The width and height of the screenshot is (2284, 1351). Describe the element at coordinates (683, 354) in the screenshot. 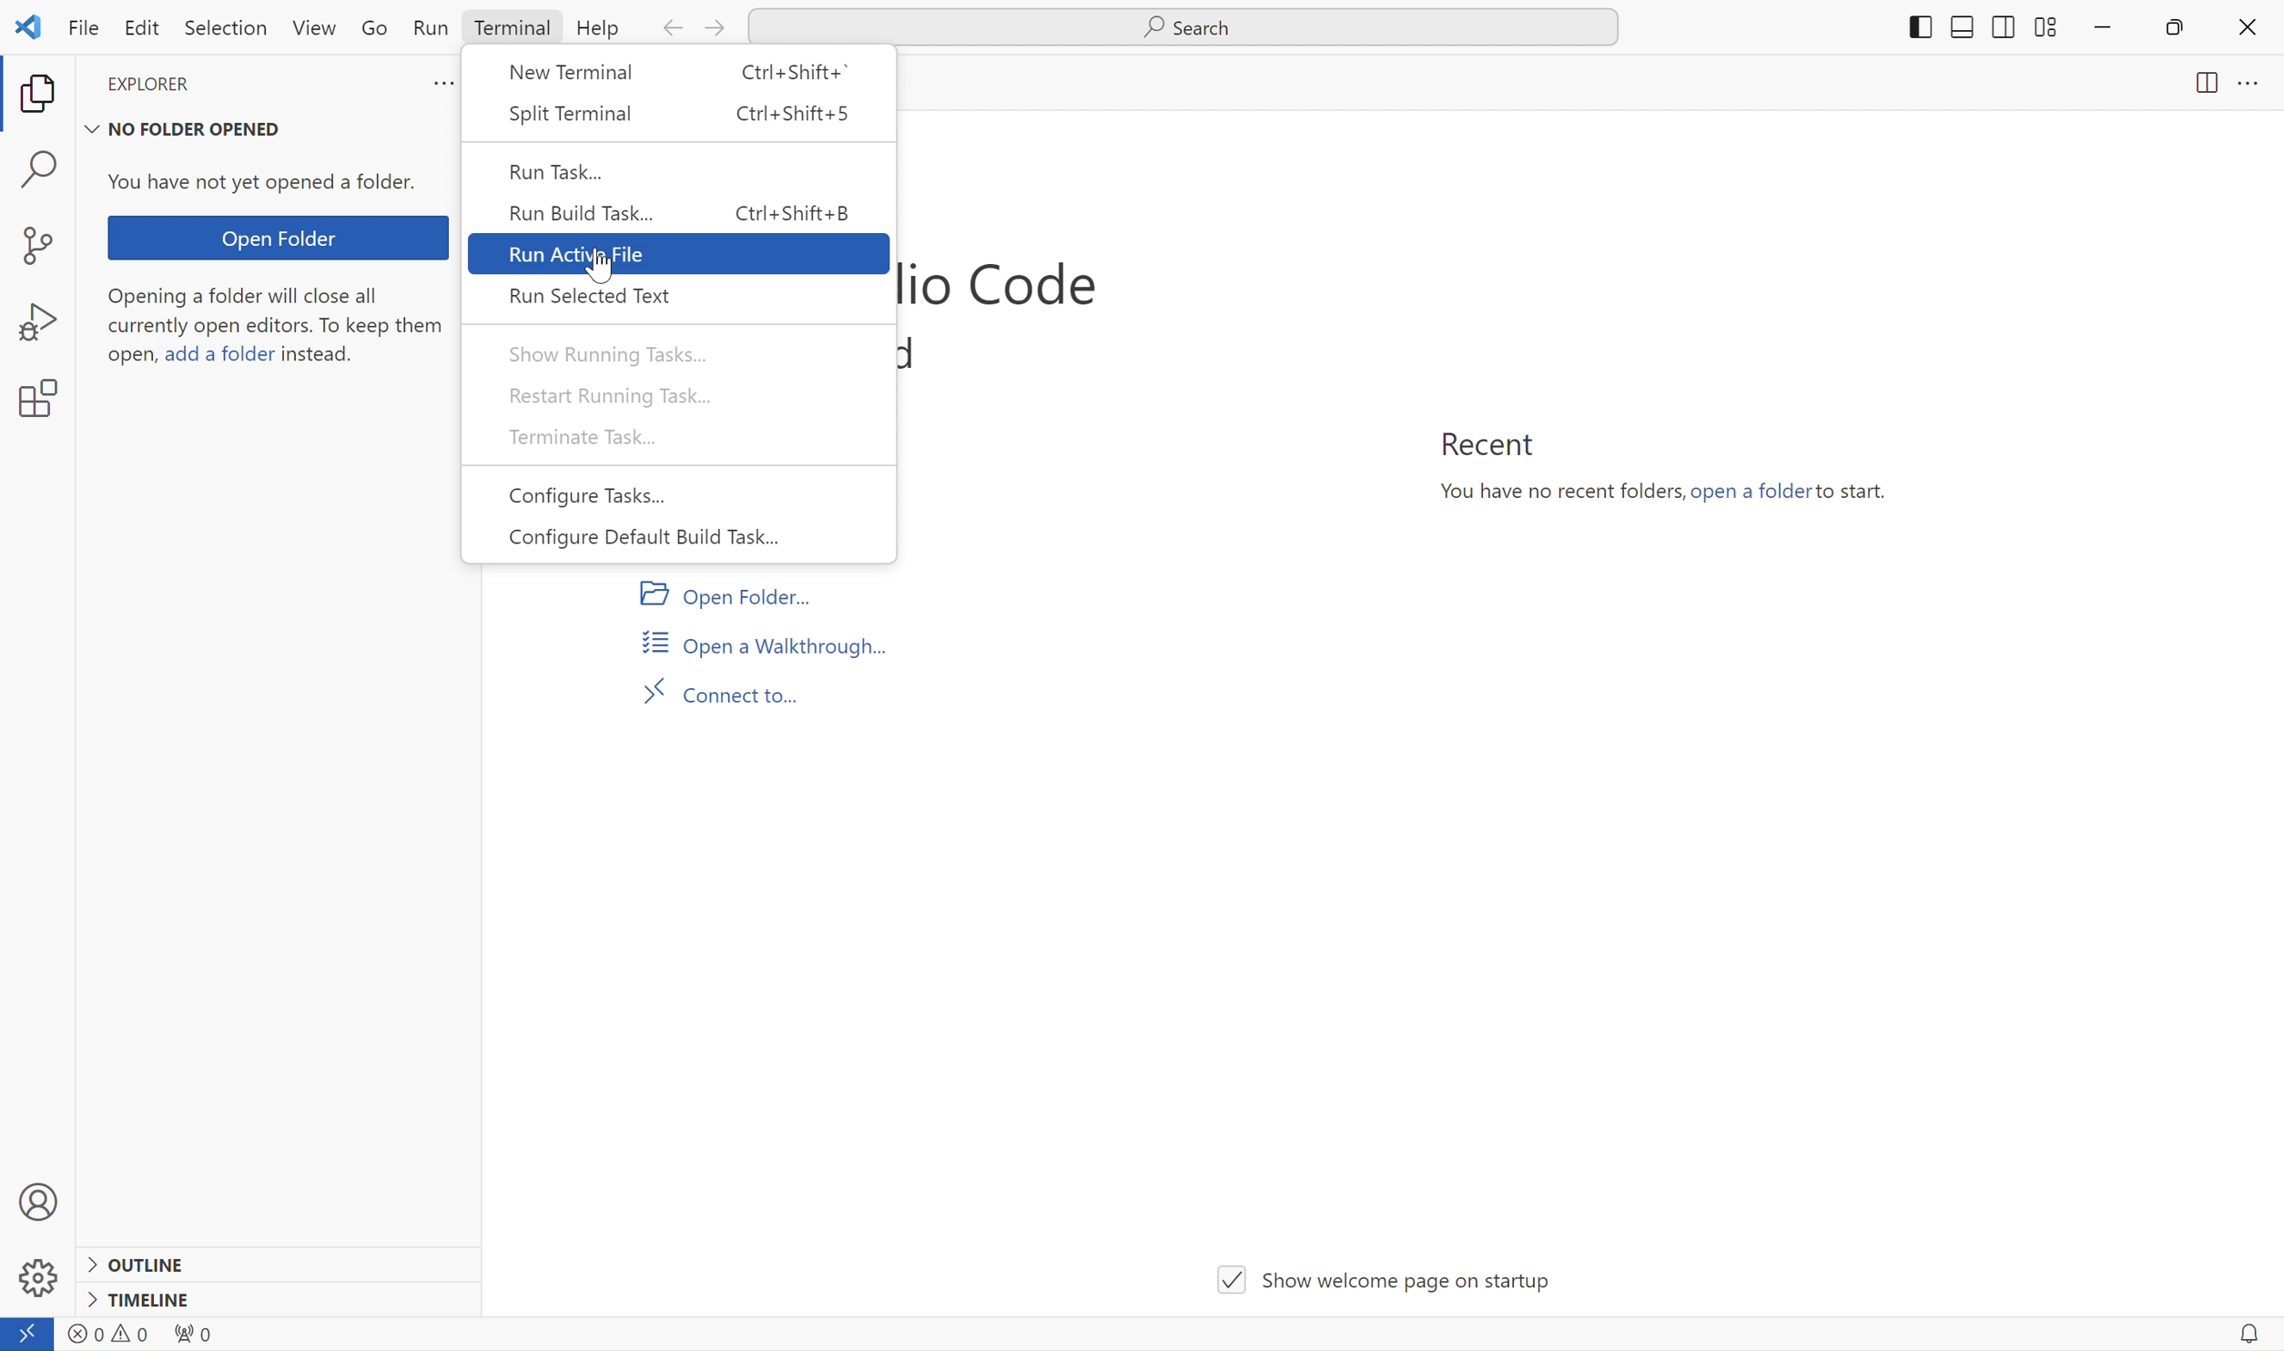

I see `show running tasks` at that location.